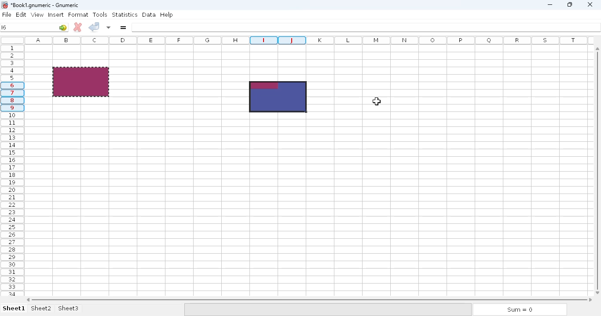 This screenshot has width=601, height=316. I want to click on enter formula, so click(124, 27).